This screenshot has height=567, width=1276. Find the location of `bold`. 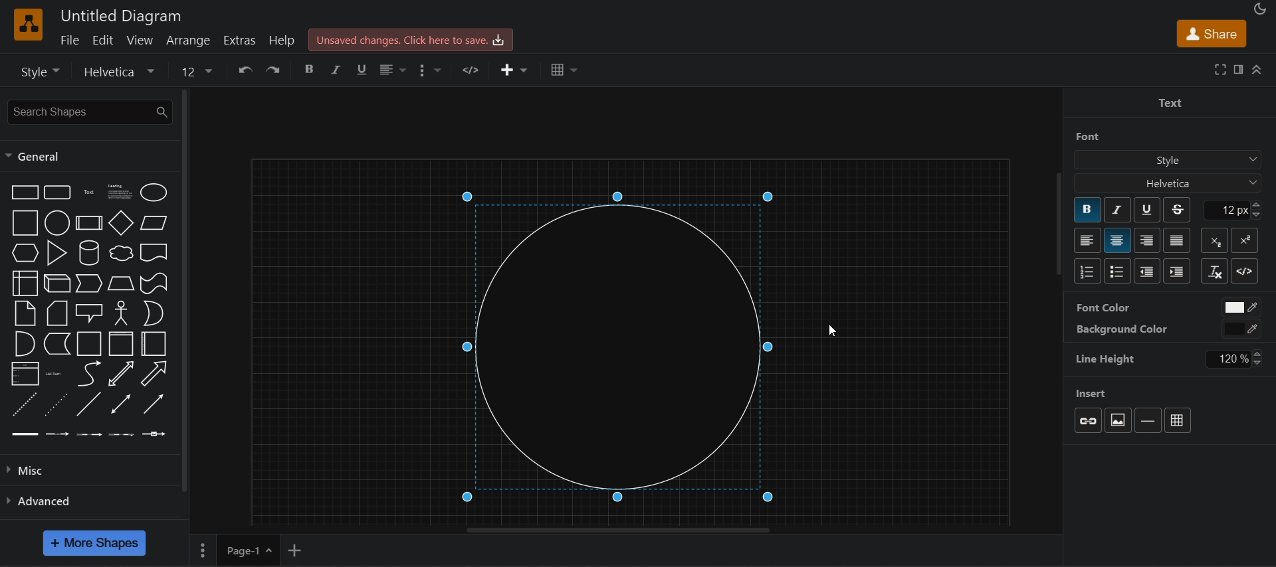

bold is located at coordinates (1089, 208).